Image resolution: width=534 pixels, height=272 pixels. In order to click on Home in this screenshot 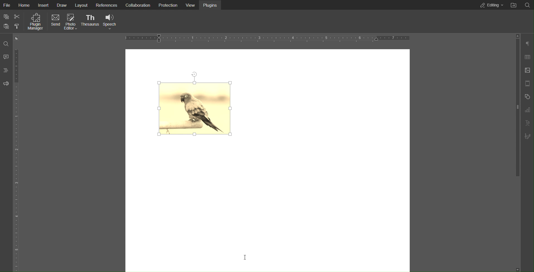, I will do `click(25, 4)`.